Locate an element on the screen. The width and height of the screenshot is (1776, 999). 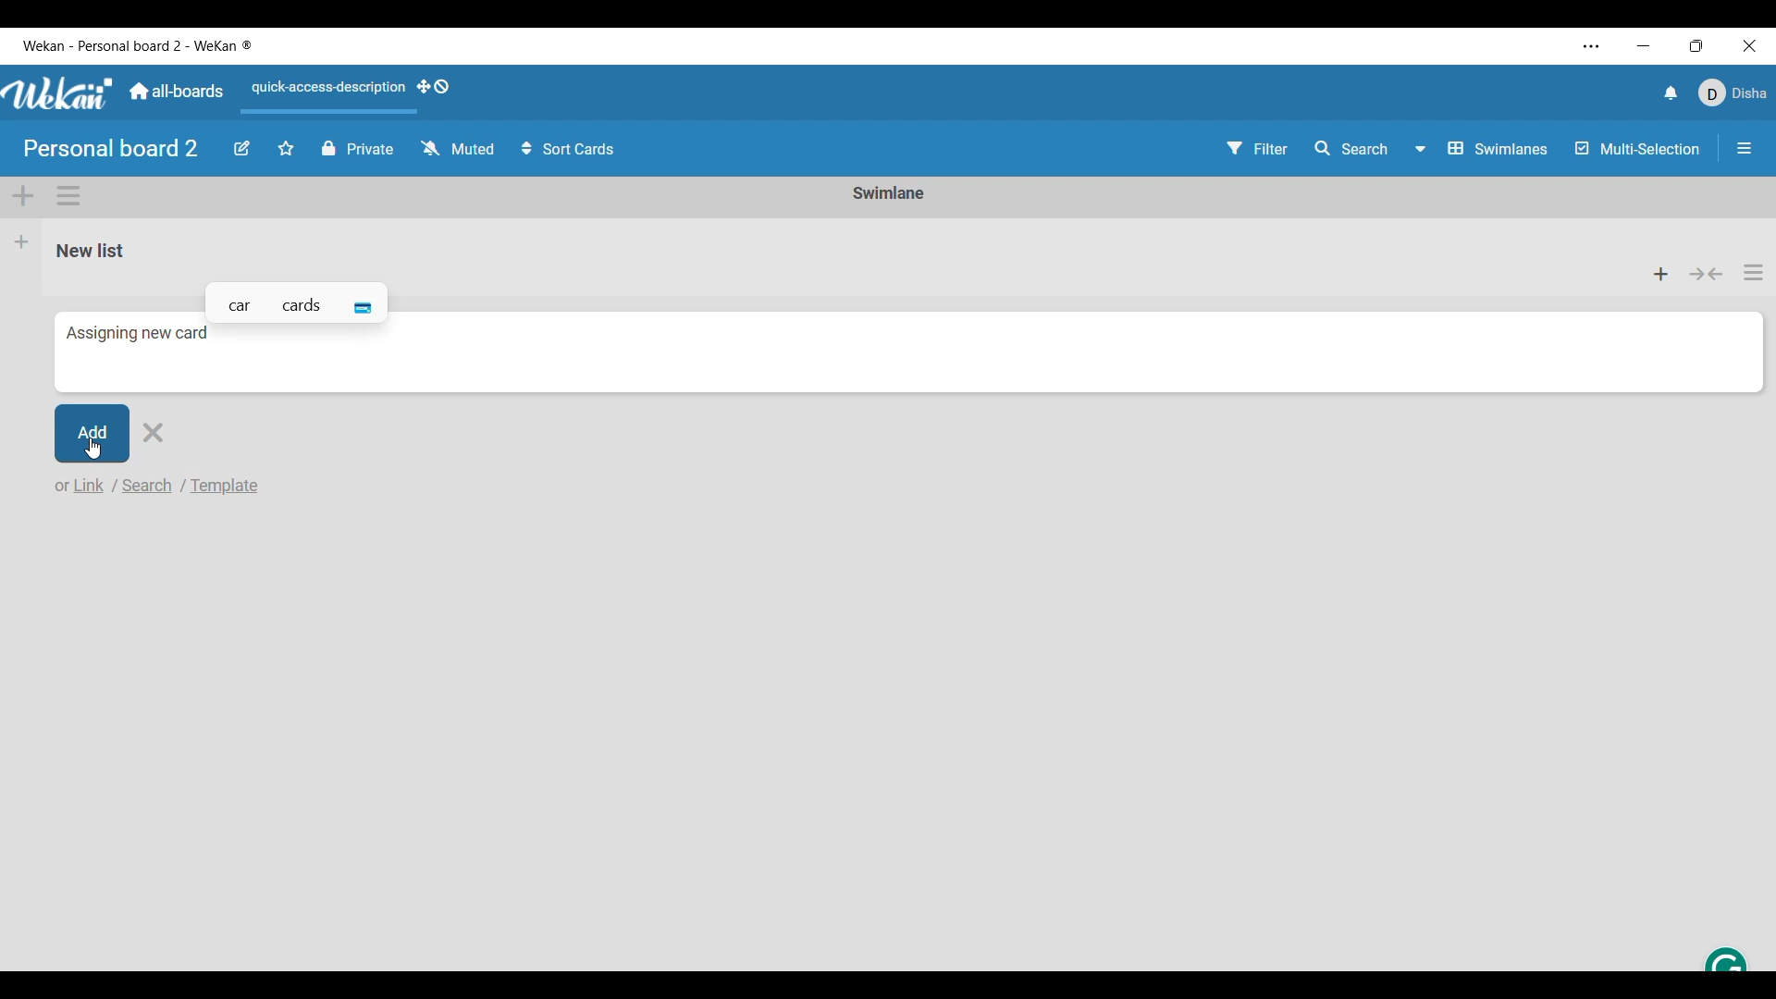
Grammarly extension is located at coordinates (1724, 956).